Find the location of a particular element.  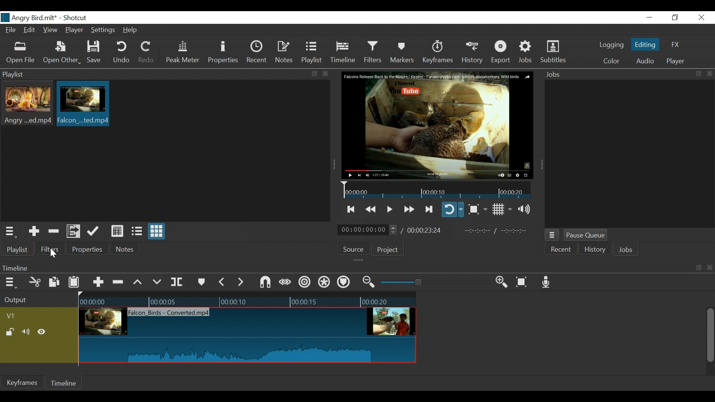

Clip is located at coordinates (82, 103).